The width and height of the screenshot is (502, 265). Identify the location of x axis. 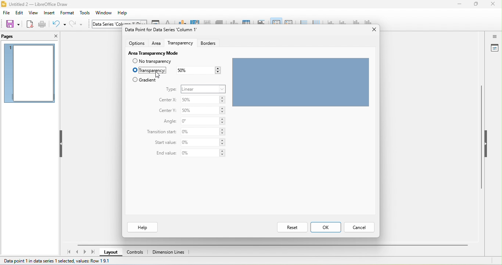
(330, 22).